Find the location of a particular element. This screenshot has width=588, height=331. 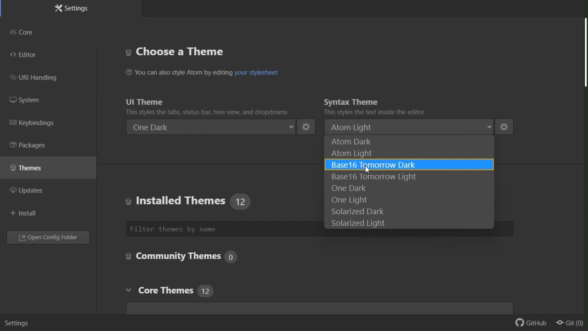

Settings is located at coordinates (71, 8).